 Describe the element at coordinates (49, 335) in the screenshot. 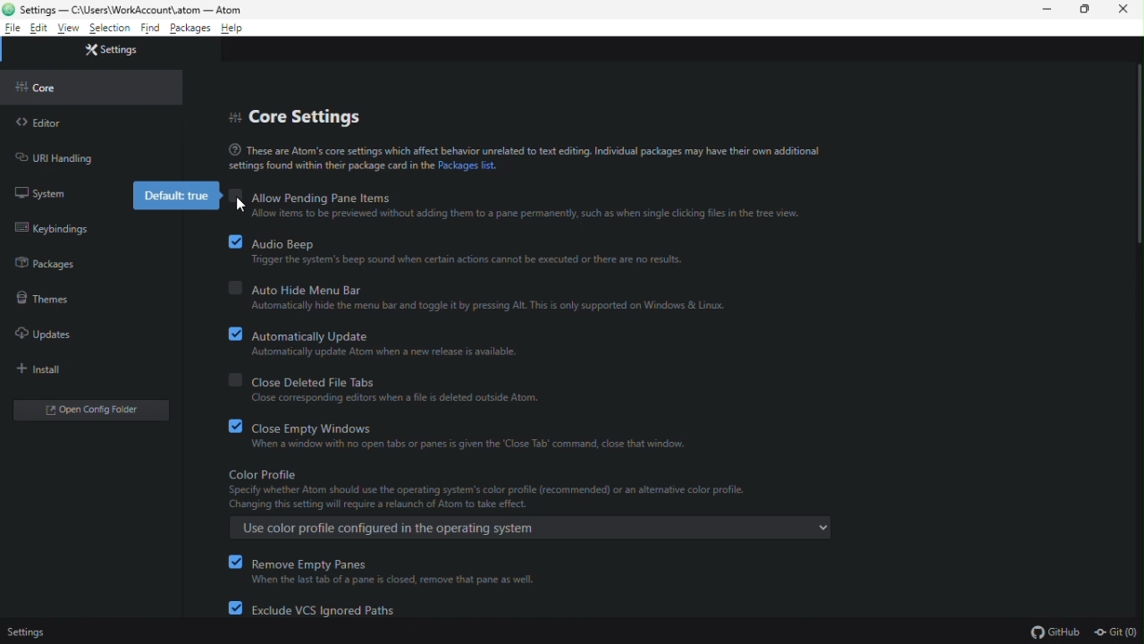

I see `updates` at that location.